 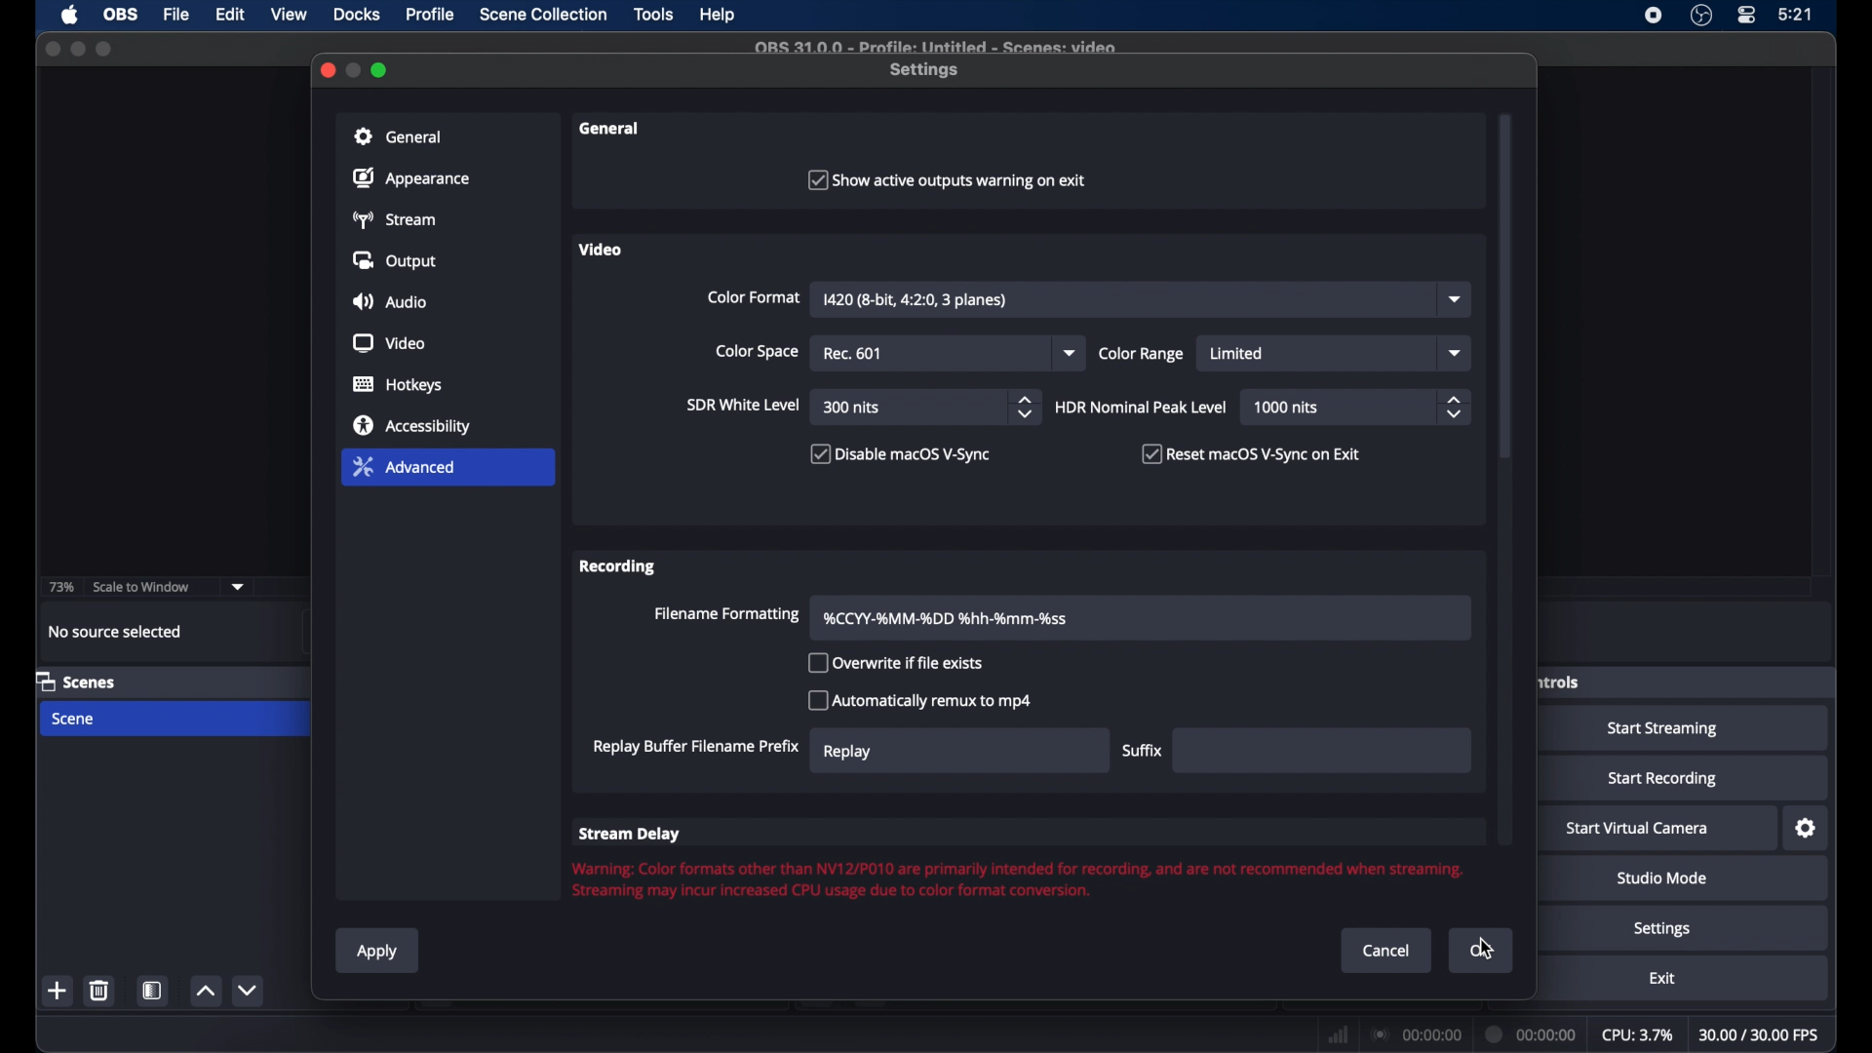 I want to click on rec 709, so click(x=854, y=354).